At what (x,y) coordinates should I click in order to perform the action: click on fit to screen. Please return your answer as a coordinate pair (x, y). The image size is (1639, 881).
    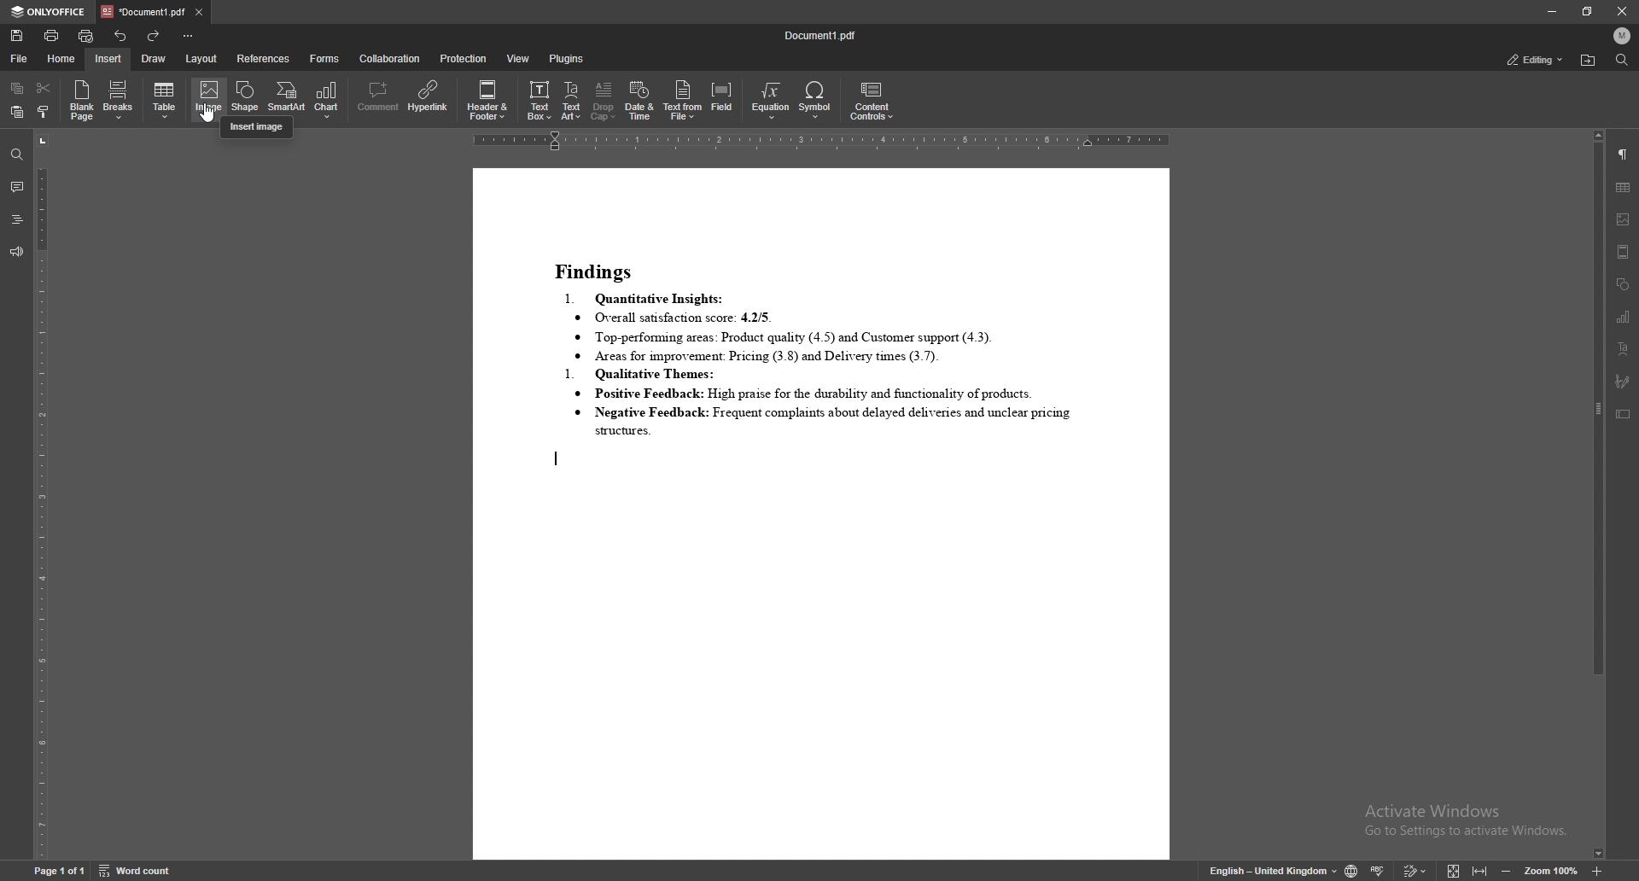
    Looking at the image, I should click on (1454, 870).